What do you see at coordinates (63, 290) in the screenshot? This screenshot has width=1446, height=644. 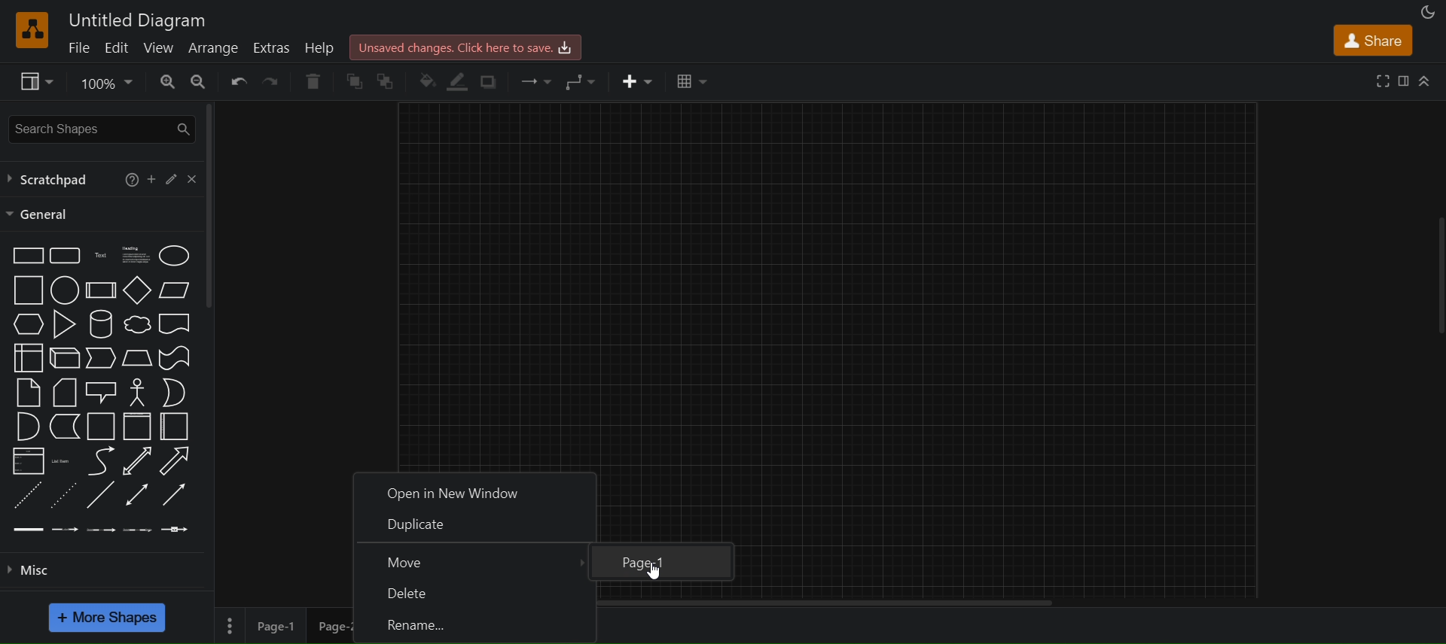 I see `circle` at bounding box center [63, 290].